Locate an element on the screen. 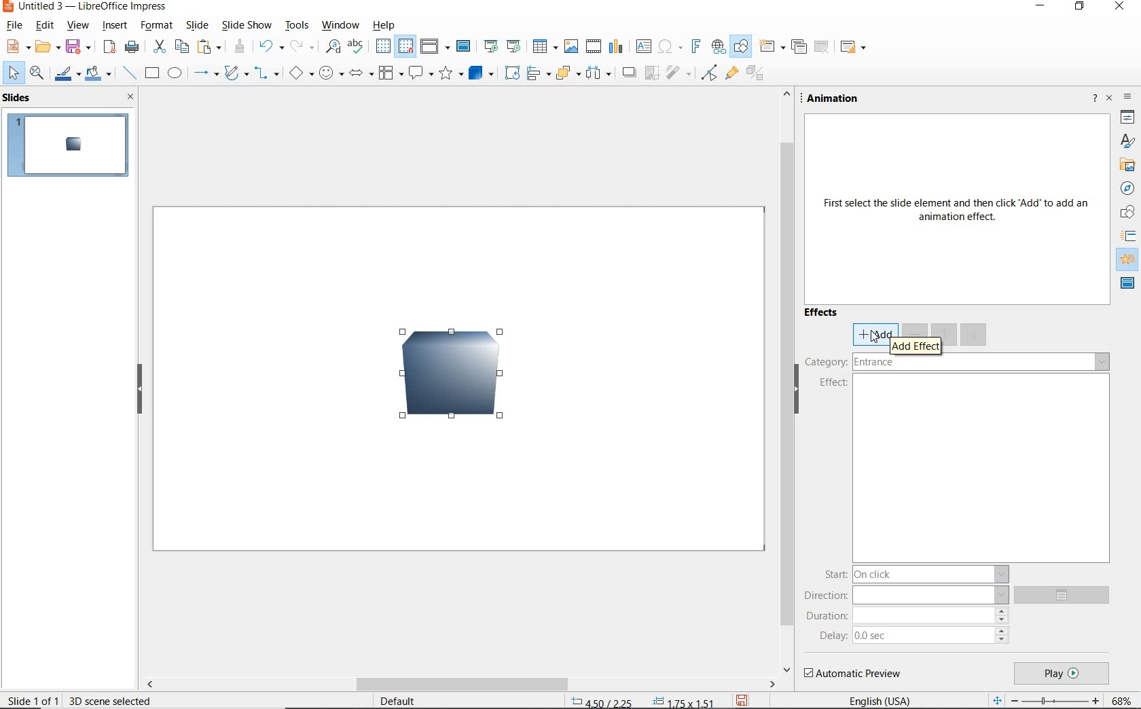  CLOSE is located at coordinates (1121, 7).